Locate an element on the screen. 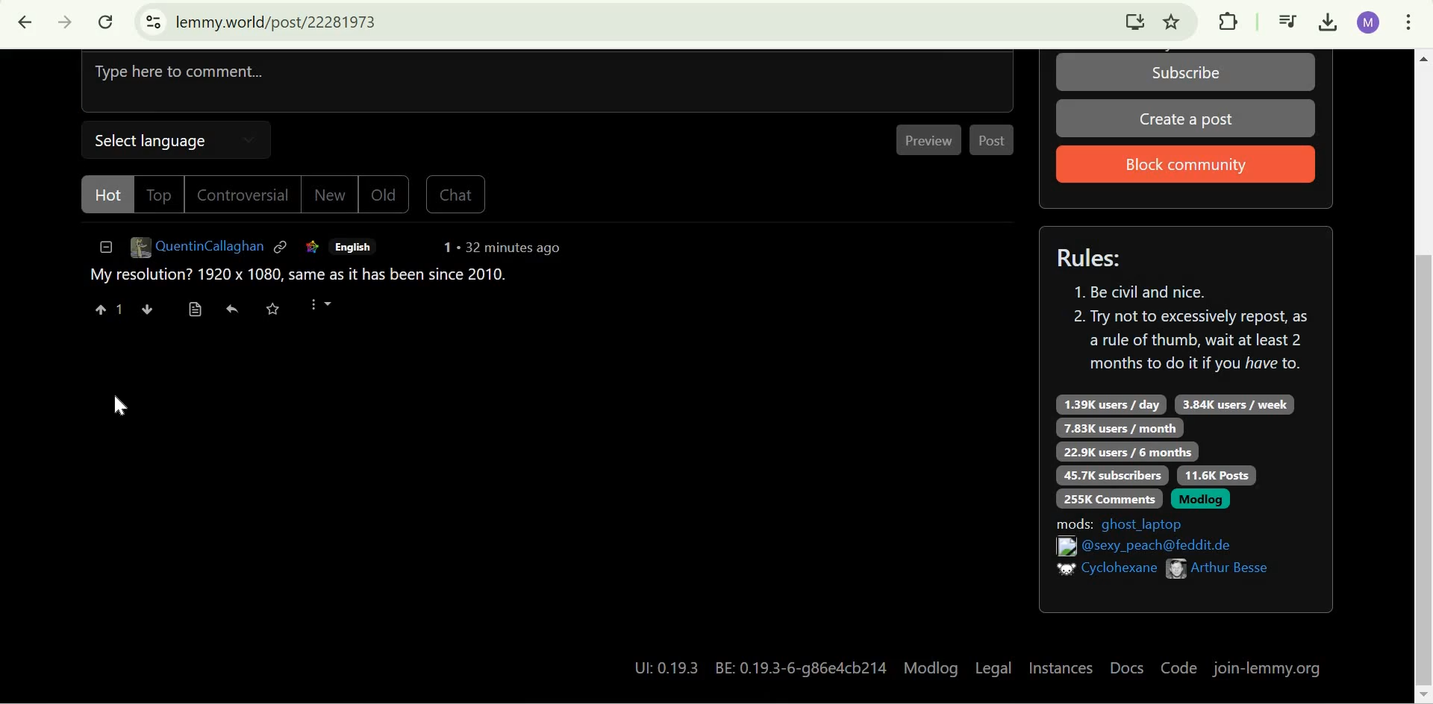  Legal is located at coordinates (993, 667).